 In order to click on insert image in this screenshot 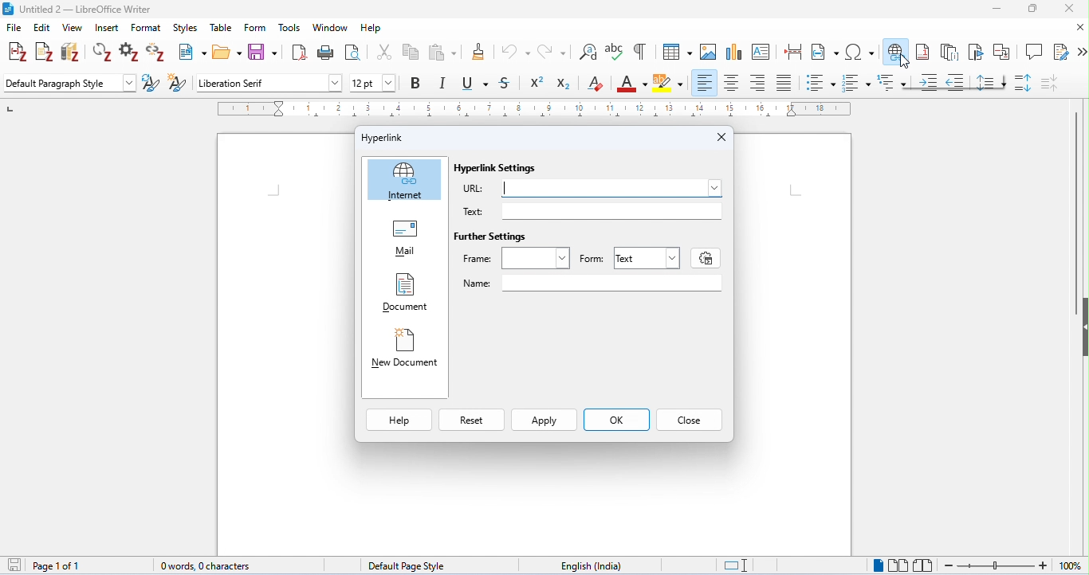, I will do `click(710, 51)`.